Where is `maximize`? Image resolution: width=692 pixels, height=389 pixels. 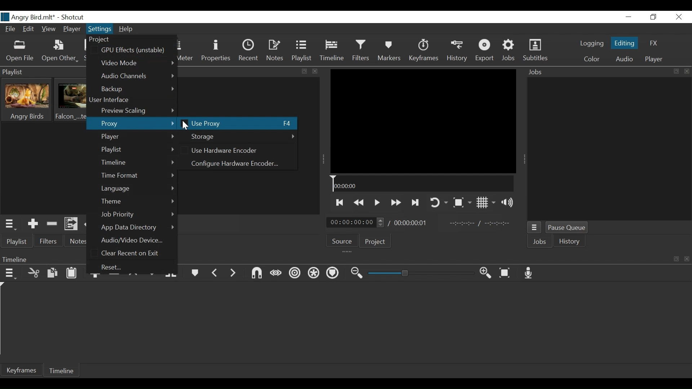 maximize is located at coordinates (675, 260).